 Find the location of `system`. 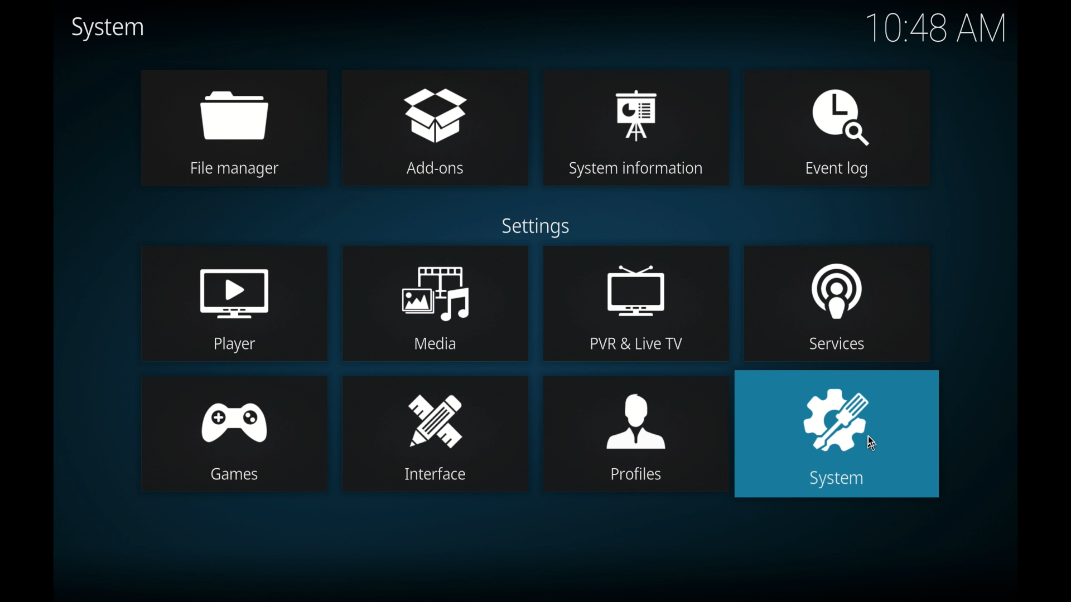

system is located at coordinates (109, 29).